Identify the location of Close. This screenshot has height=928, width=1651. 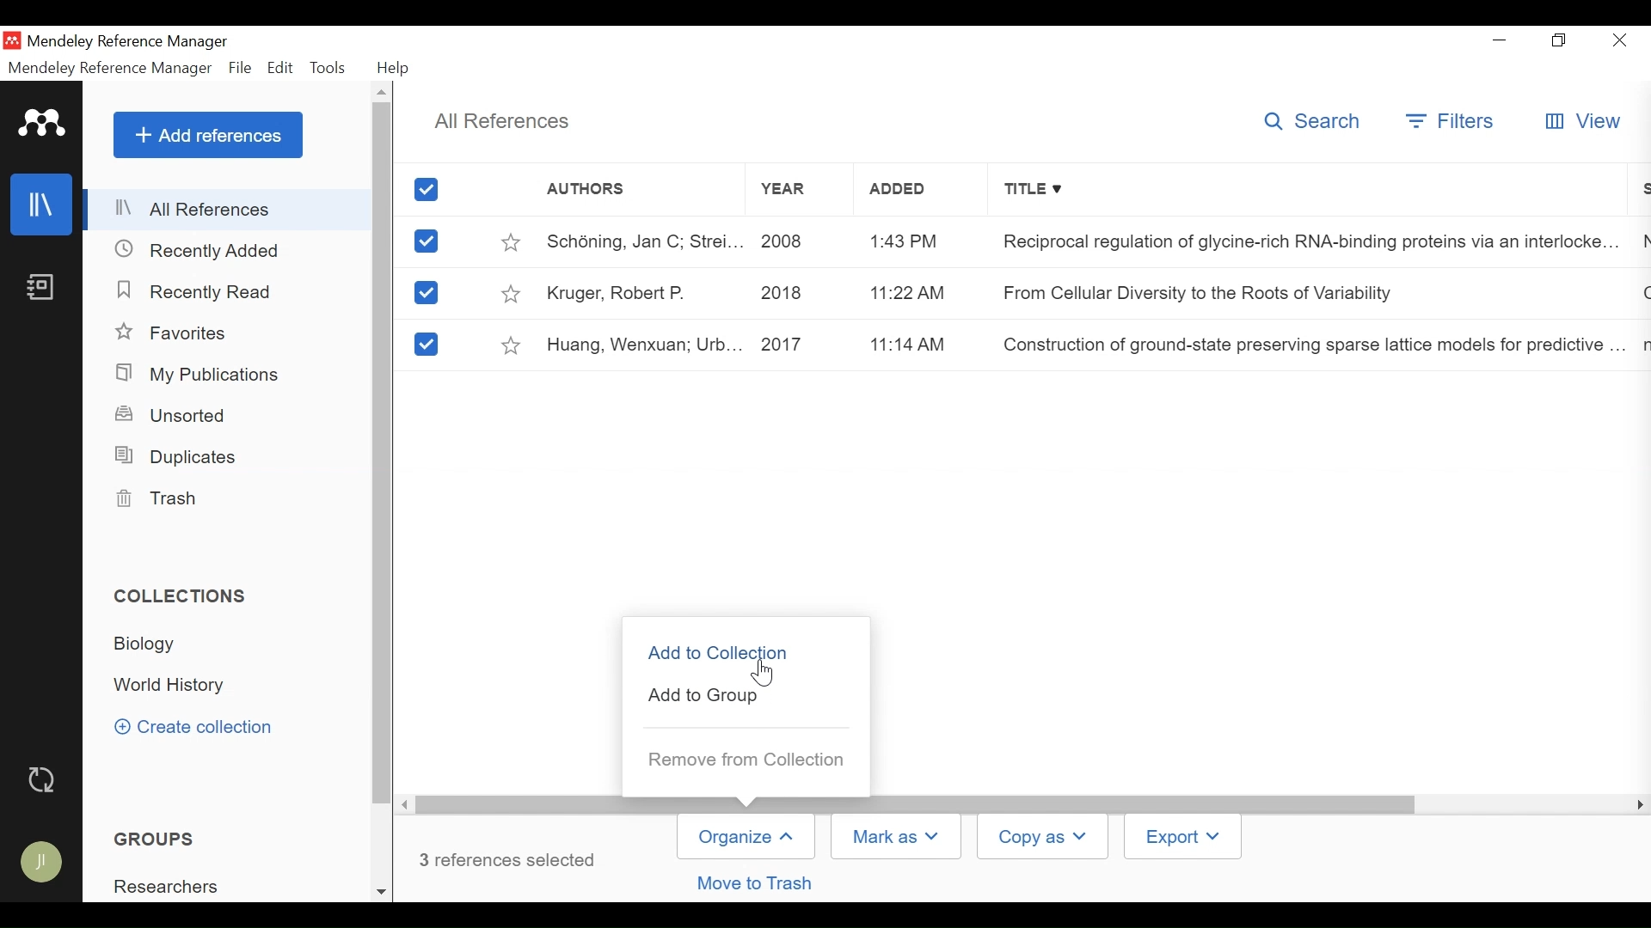
(1621, 40).